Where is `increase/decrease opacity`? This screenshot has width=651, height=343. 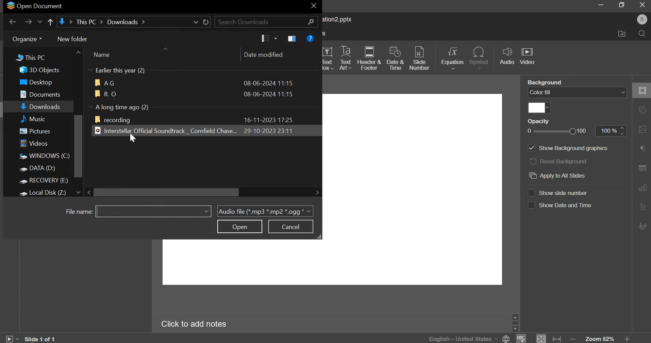
increase/decrease opacity is located at coordinates (623, 131).